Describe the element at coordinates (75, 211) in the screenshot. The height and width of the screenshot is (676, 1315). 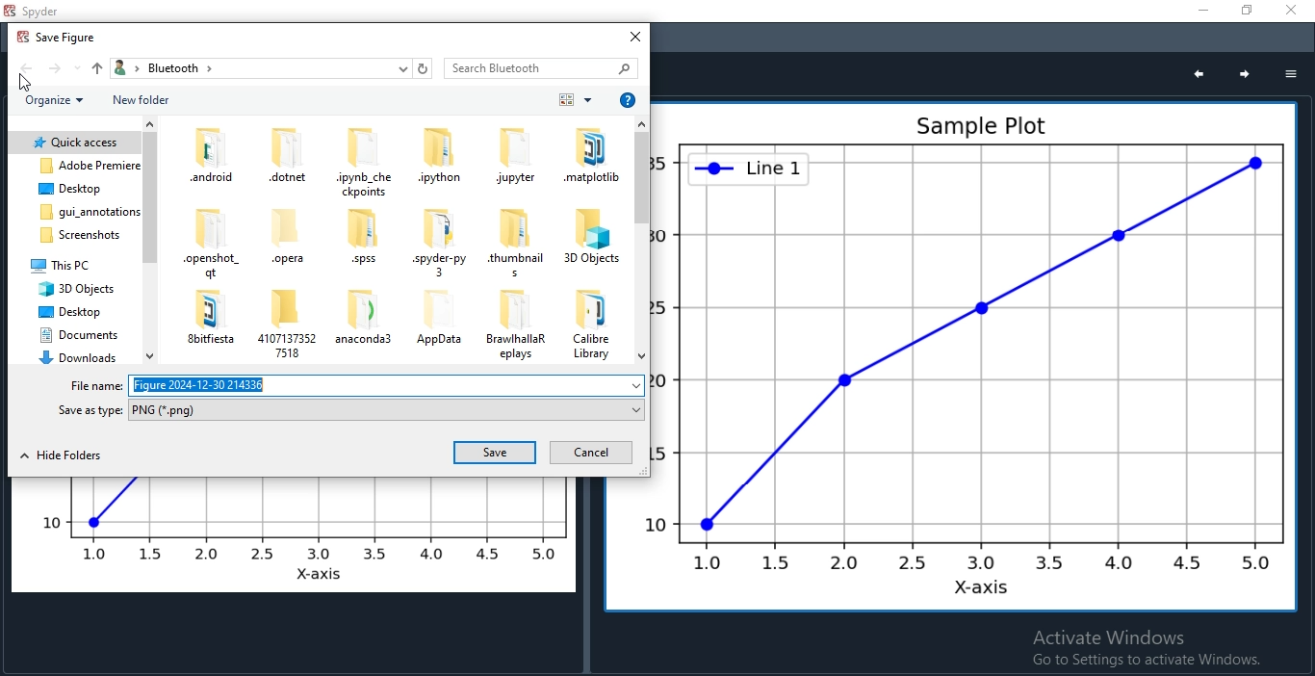
I see `folder 4` at that location.